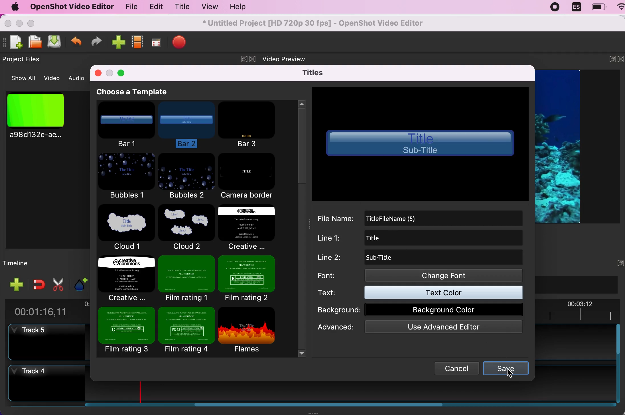  Describe the element at coordinates (46, 310) in the screenshot. I see `time duration` at that location.